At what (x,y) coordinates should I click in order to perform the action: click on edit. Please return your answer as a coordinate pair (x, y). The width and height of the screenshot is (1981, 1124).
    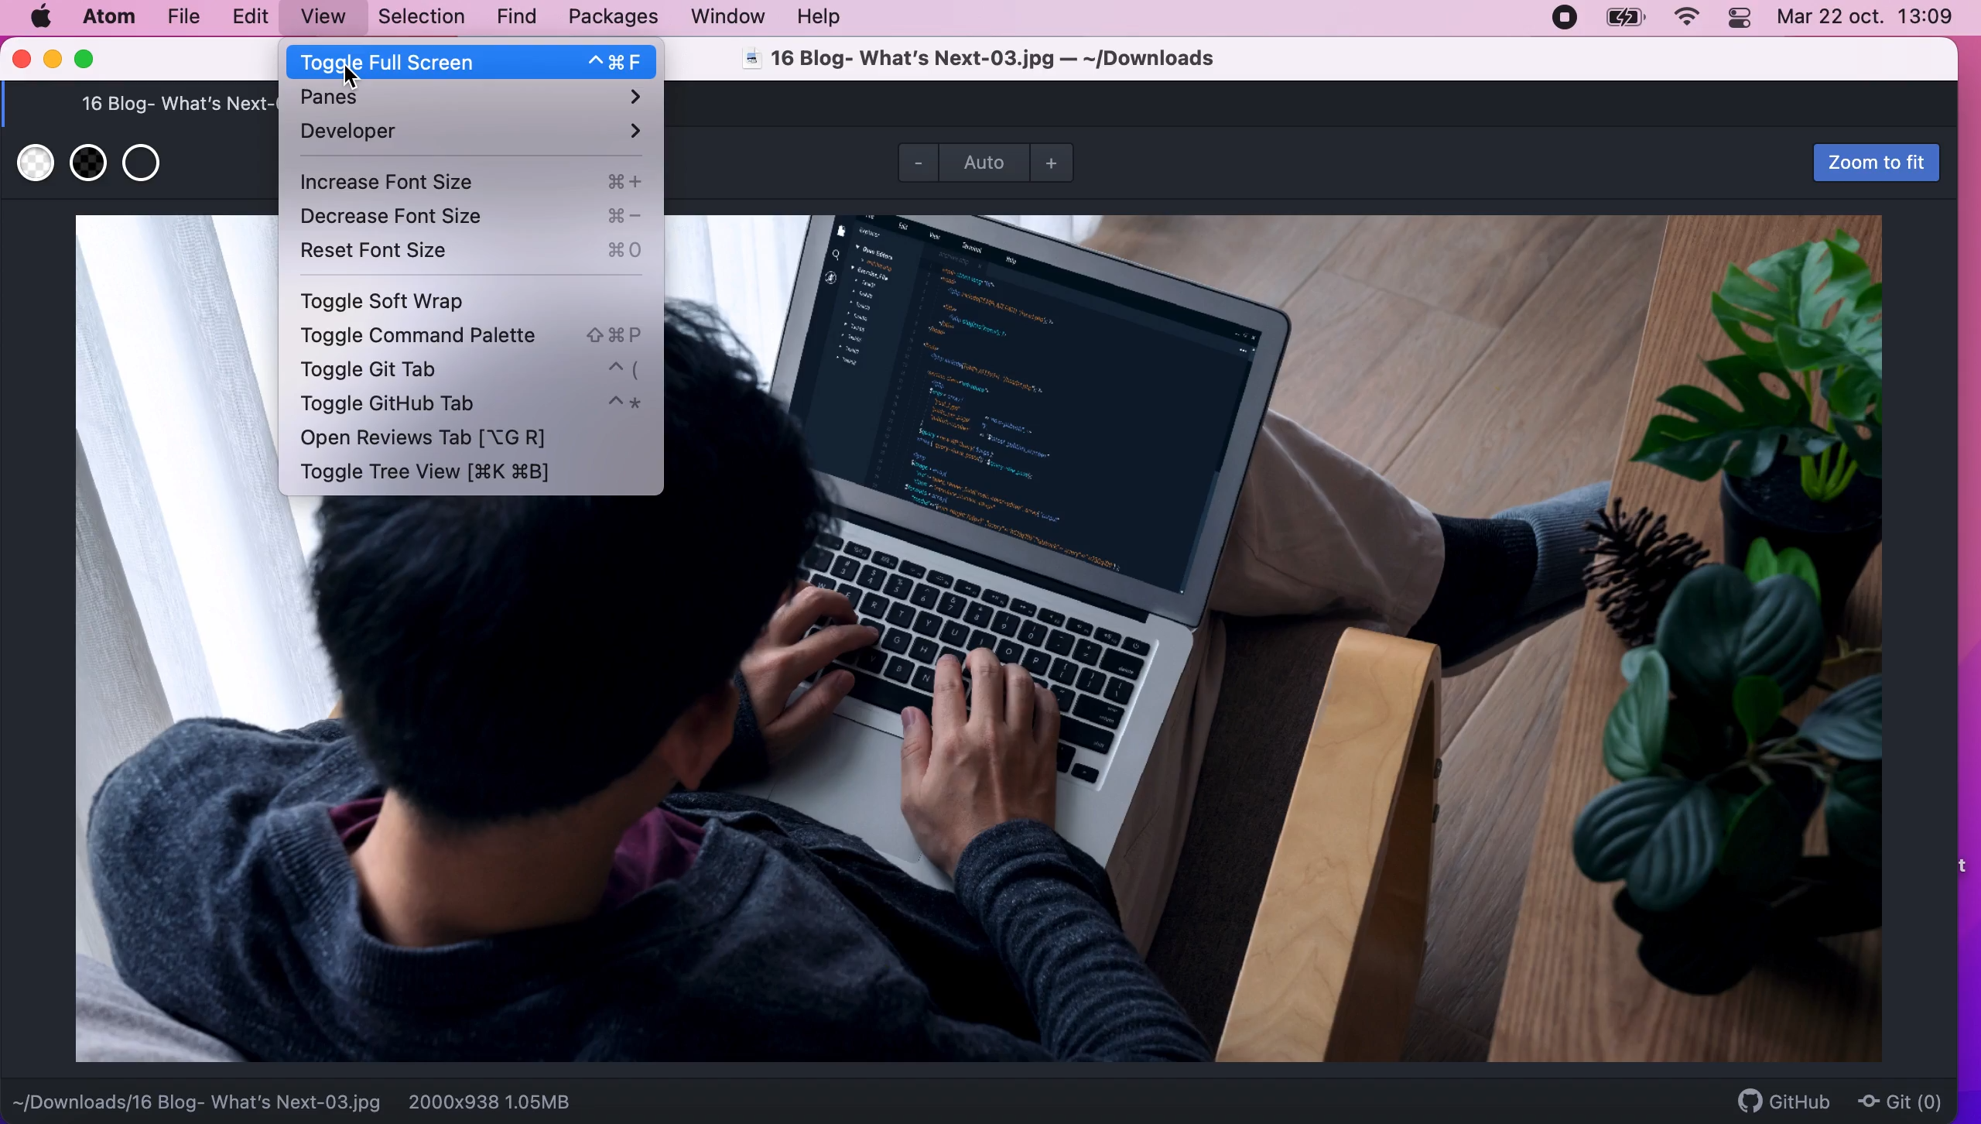
    Looking at the image, I should click on (258, 19).